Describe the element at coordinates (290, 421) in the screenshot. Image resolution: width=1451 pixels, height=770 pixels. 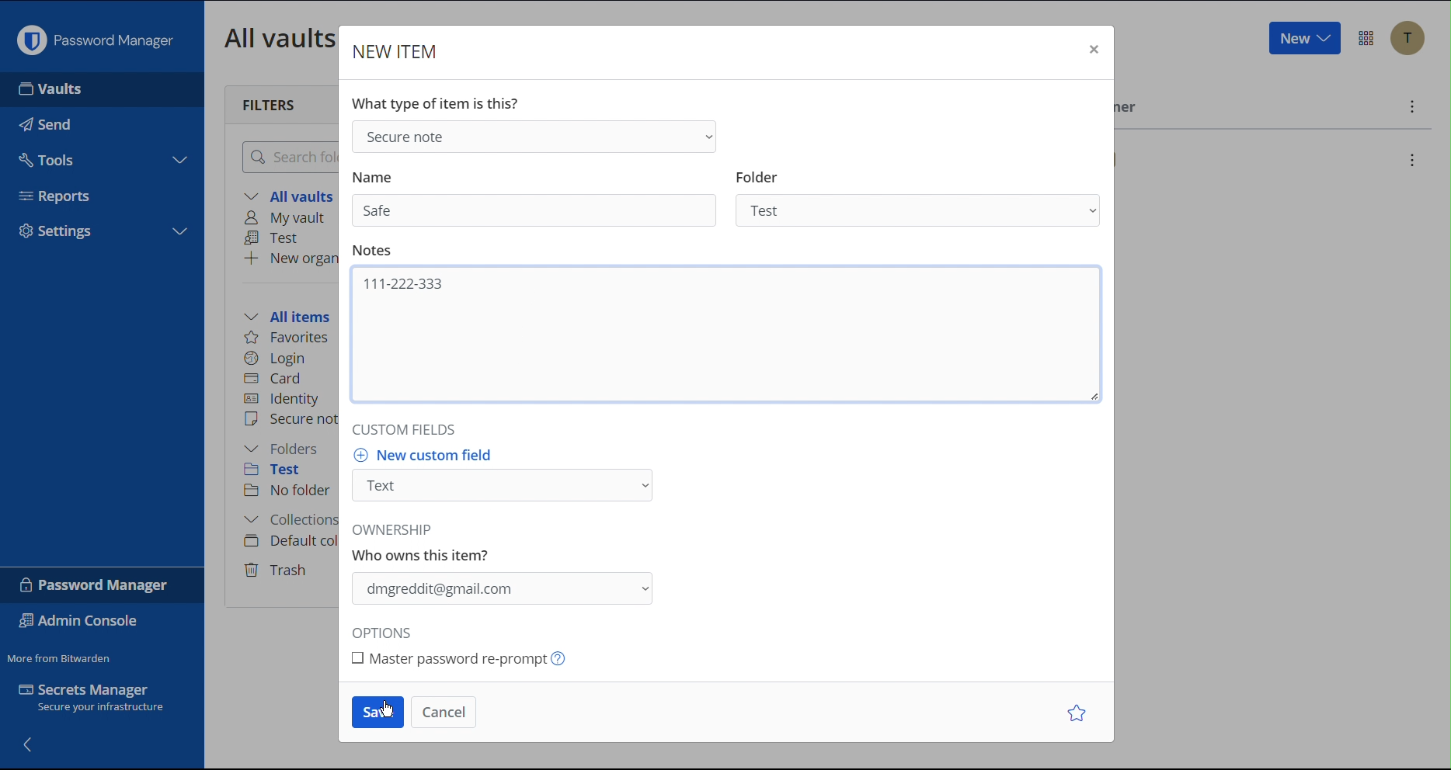
I see `Secure` at that location.